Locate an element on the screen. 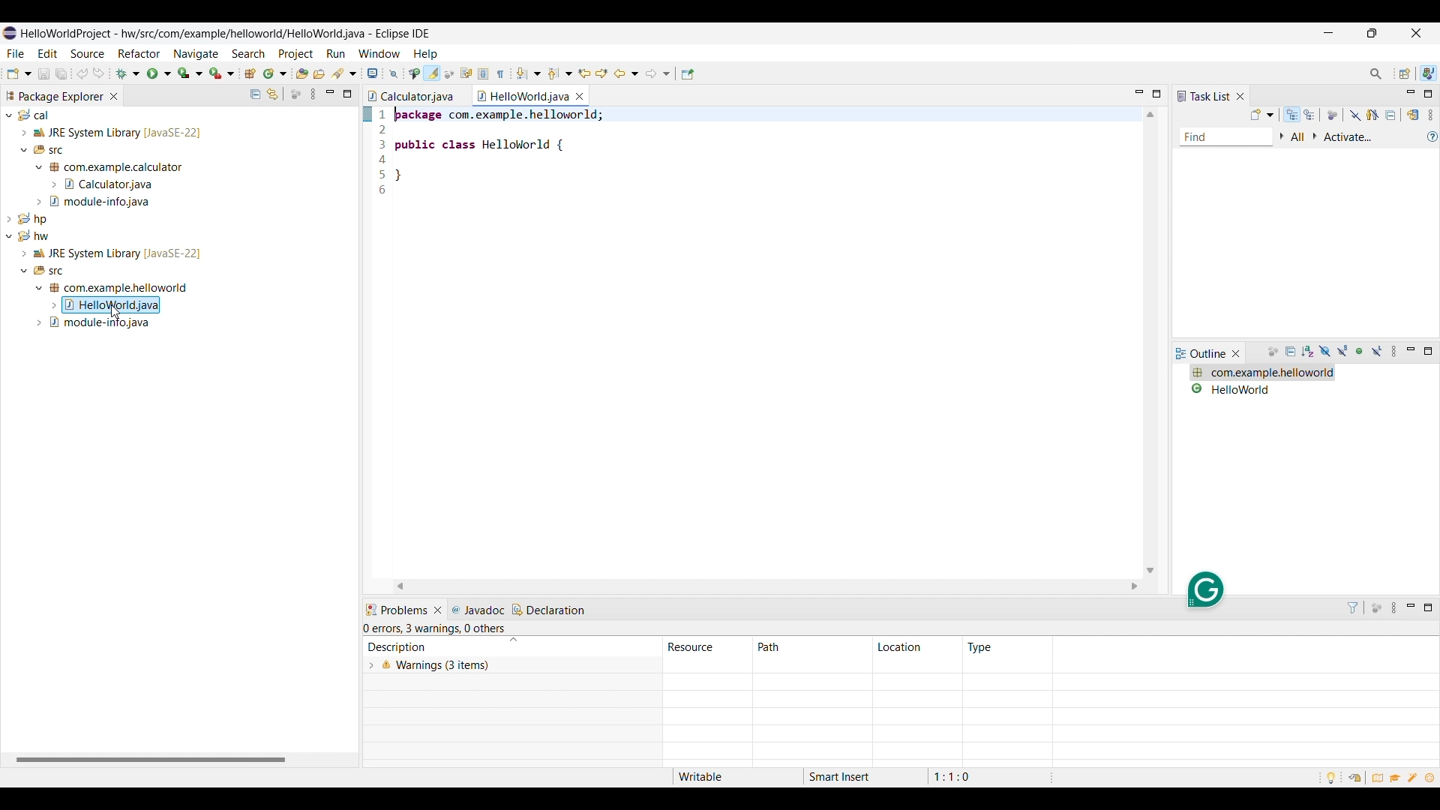  Toggle Java editor breadcrumb is located at coordinates (415, 74).